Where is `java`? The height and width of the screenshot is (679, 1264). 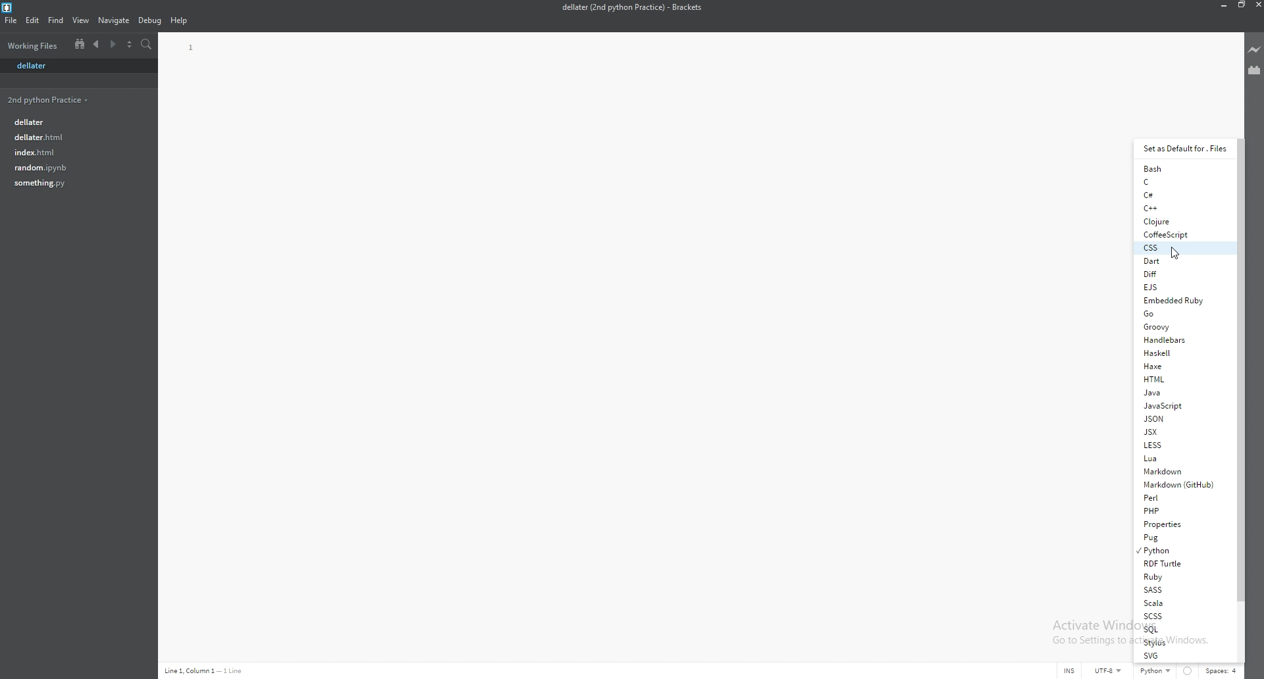 java is located at coordinates (1182, 392).